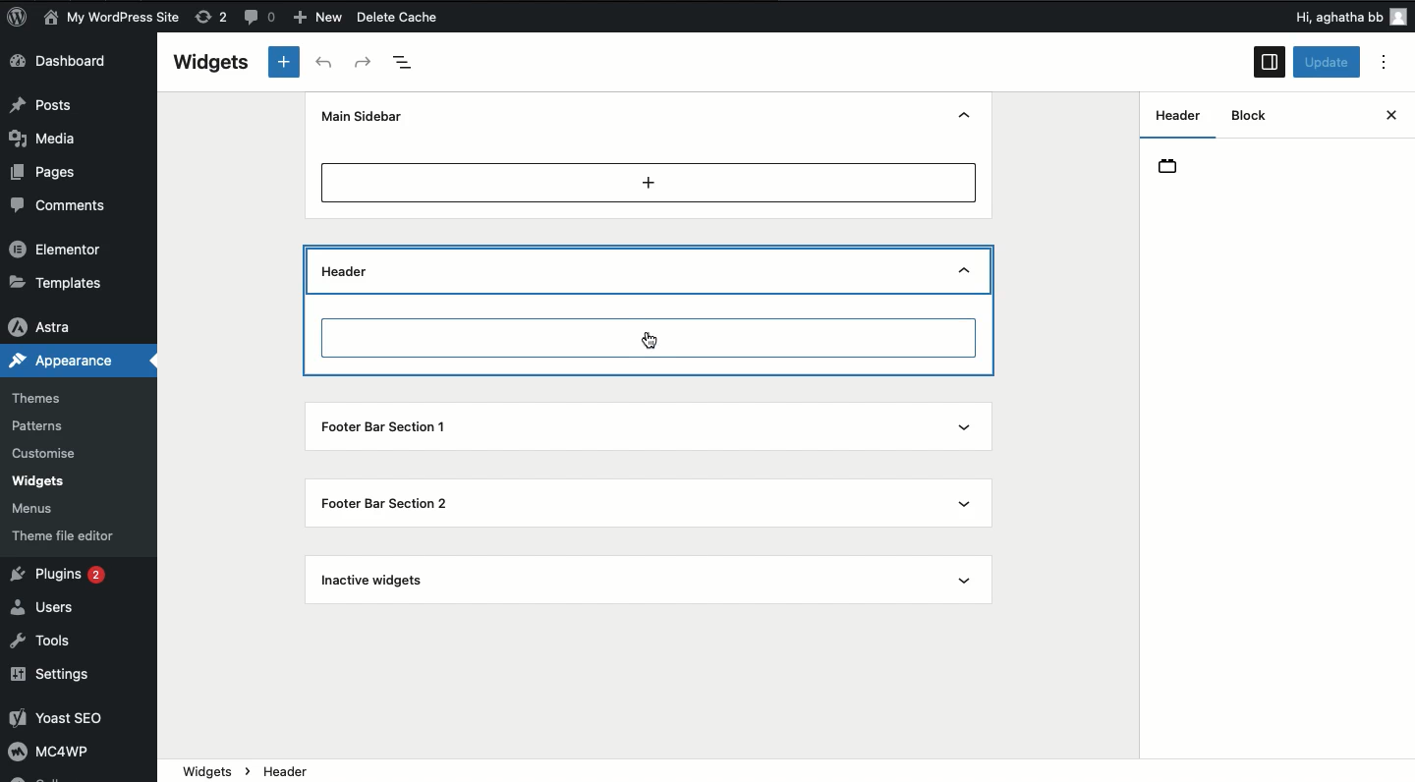 The image size is (1415, 782). What do you see at coordinates (1366, 116) in the screenshot?
I see `Close` at bounding box center [1366, 116].